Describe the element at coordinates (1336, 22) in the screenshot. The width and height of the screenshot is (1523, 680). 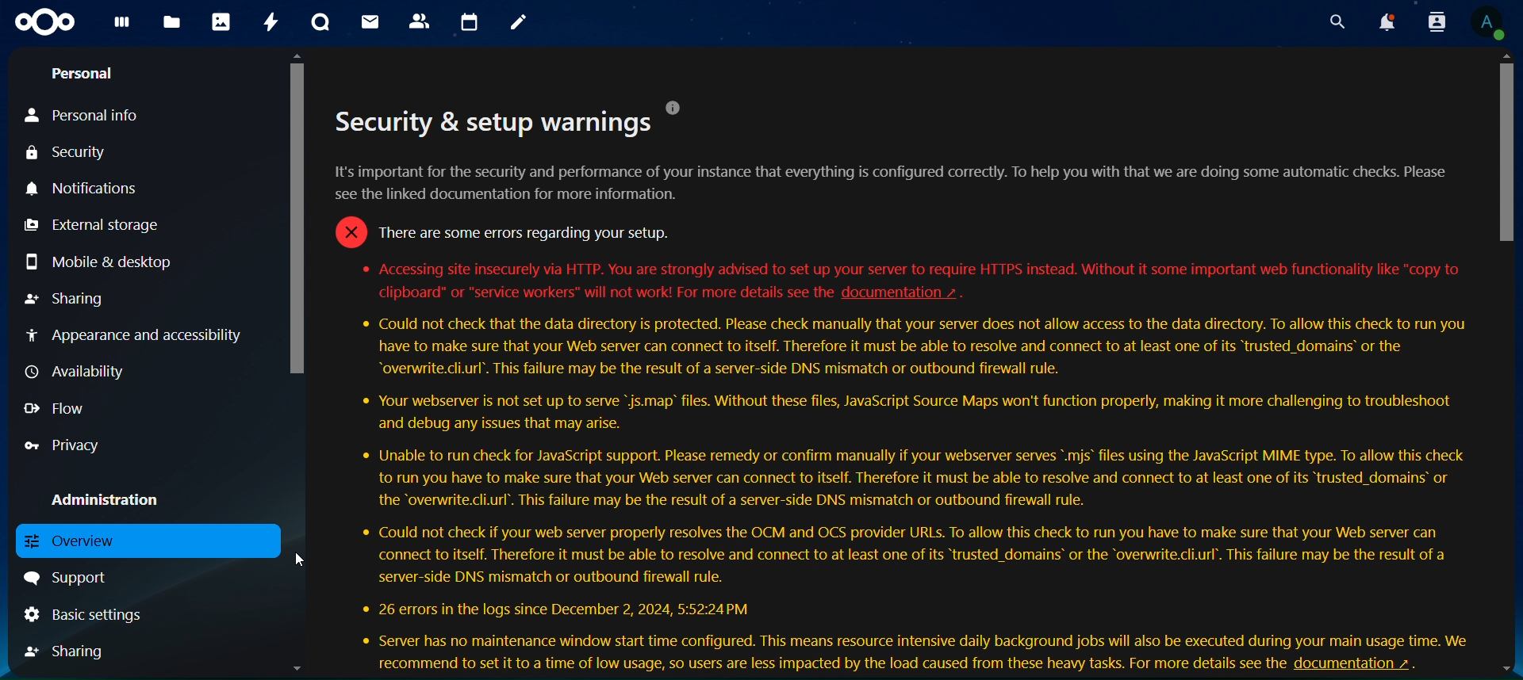
I see `search` at that location.